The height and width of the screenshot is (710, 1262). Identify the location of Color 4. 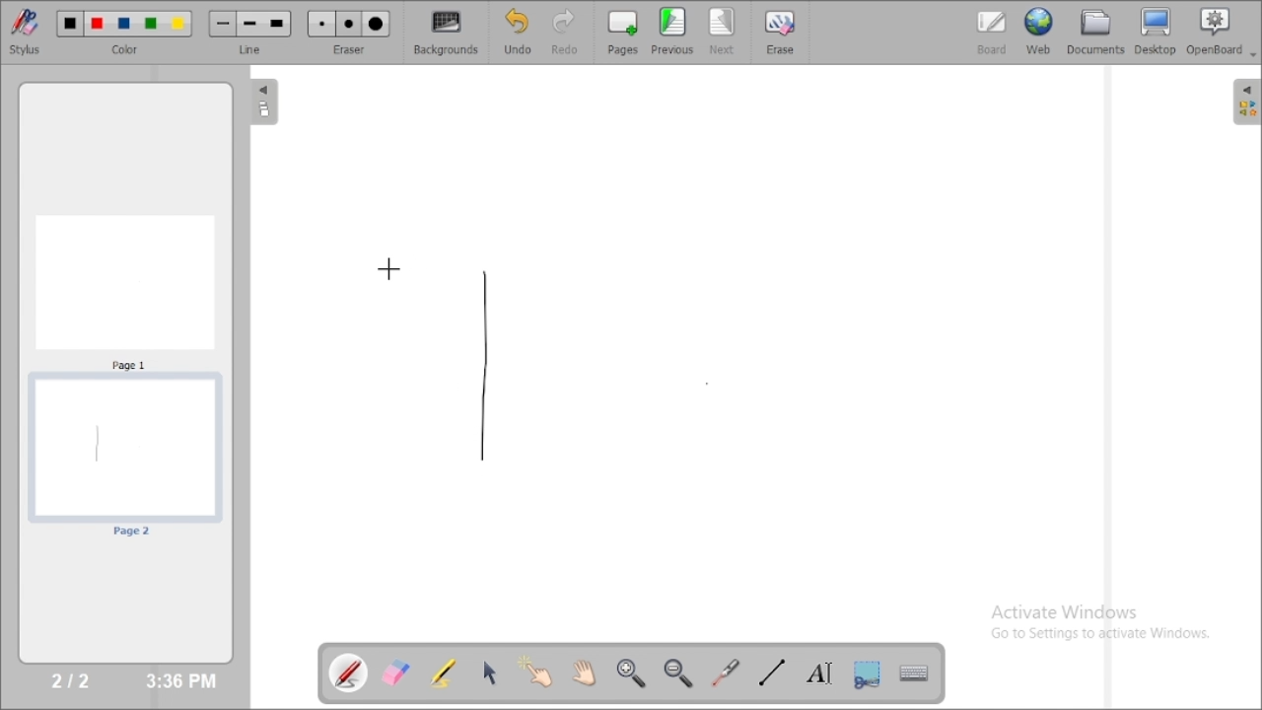
(151, 25).